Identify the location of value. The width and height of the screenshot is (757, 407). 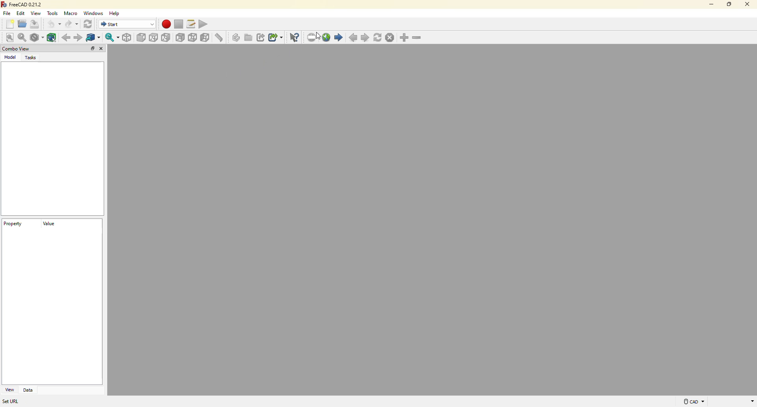
(48, 226).